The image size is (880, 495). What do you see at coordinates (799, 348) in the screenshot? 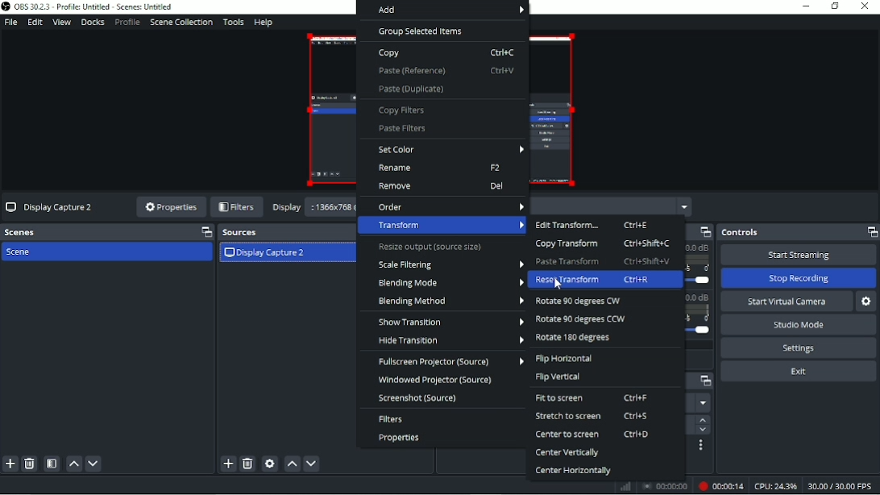
I see `Settings` at bounding box center [799, 348].